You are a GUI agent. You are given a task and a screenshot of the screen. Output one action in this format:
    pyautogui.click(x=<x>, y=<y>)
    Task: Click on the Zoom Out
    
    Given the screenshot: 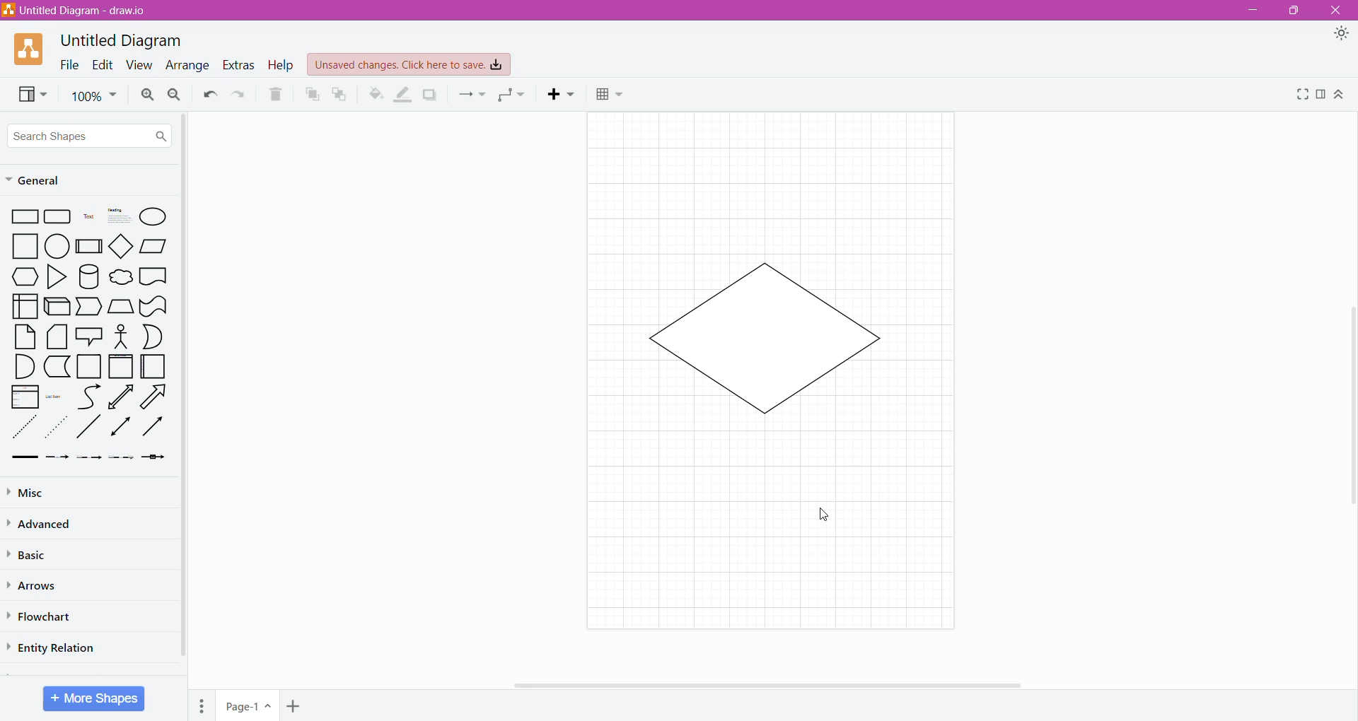 What is the action you would take?
    pyautogui.click(x=175, y=94)
    